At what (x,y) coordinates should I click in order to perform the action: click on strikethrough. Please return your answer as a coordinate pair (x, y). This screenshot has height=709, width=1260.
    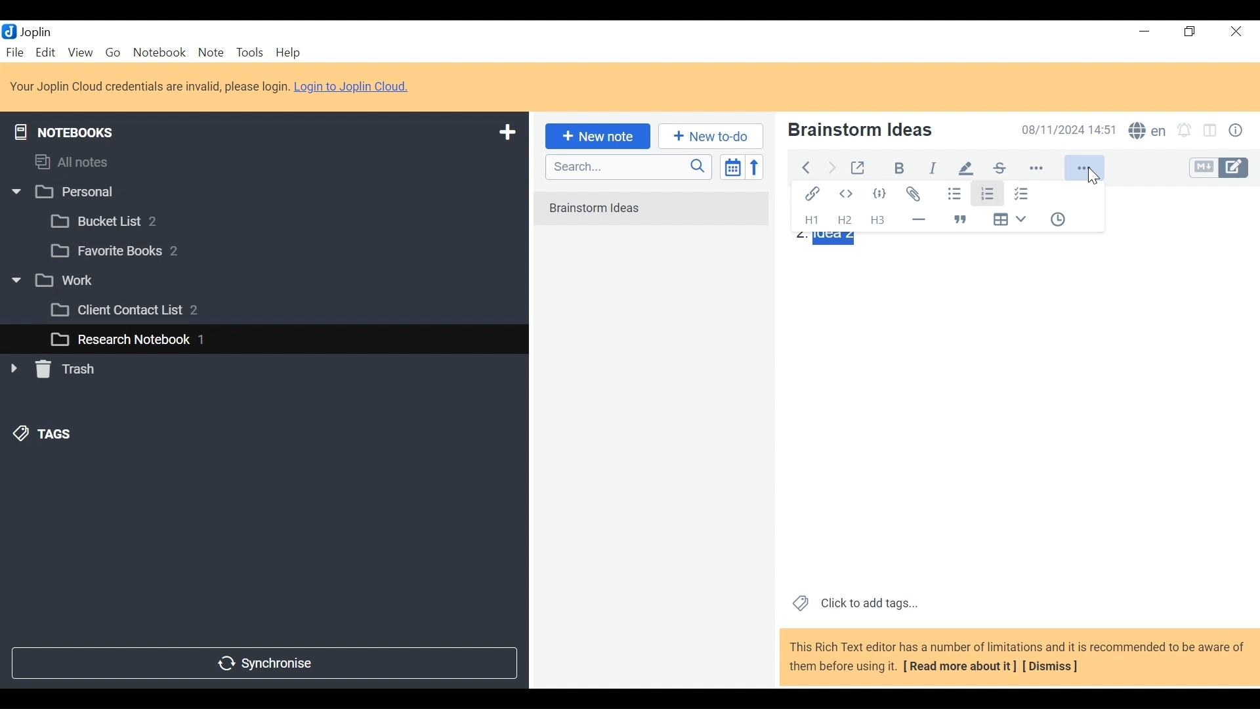
    Looking at the image, I should click on (1001, 165).